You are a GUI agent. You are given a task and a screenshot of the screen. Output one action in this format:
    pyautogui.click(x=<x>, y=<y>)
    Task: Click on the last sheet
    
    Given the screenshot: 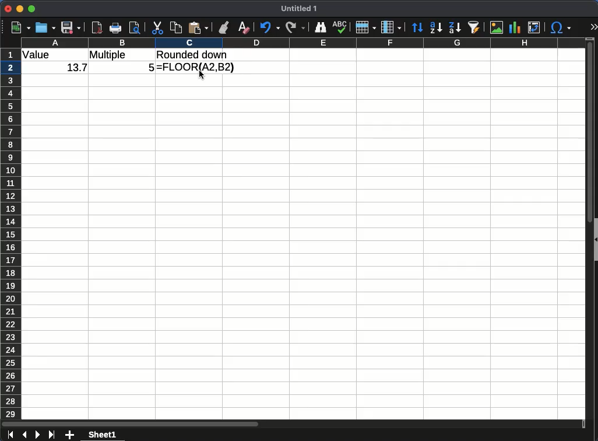 What is the action you would take?
    pyautogui.click(x=51, y=435)
    